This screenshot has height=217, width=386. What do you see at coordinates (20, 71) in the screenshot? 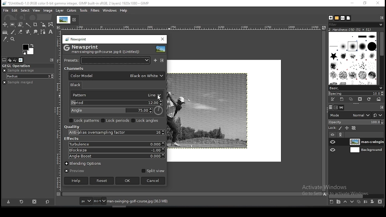
I see `sample average` at bounding box center [20, 71].